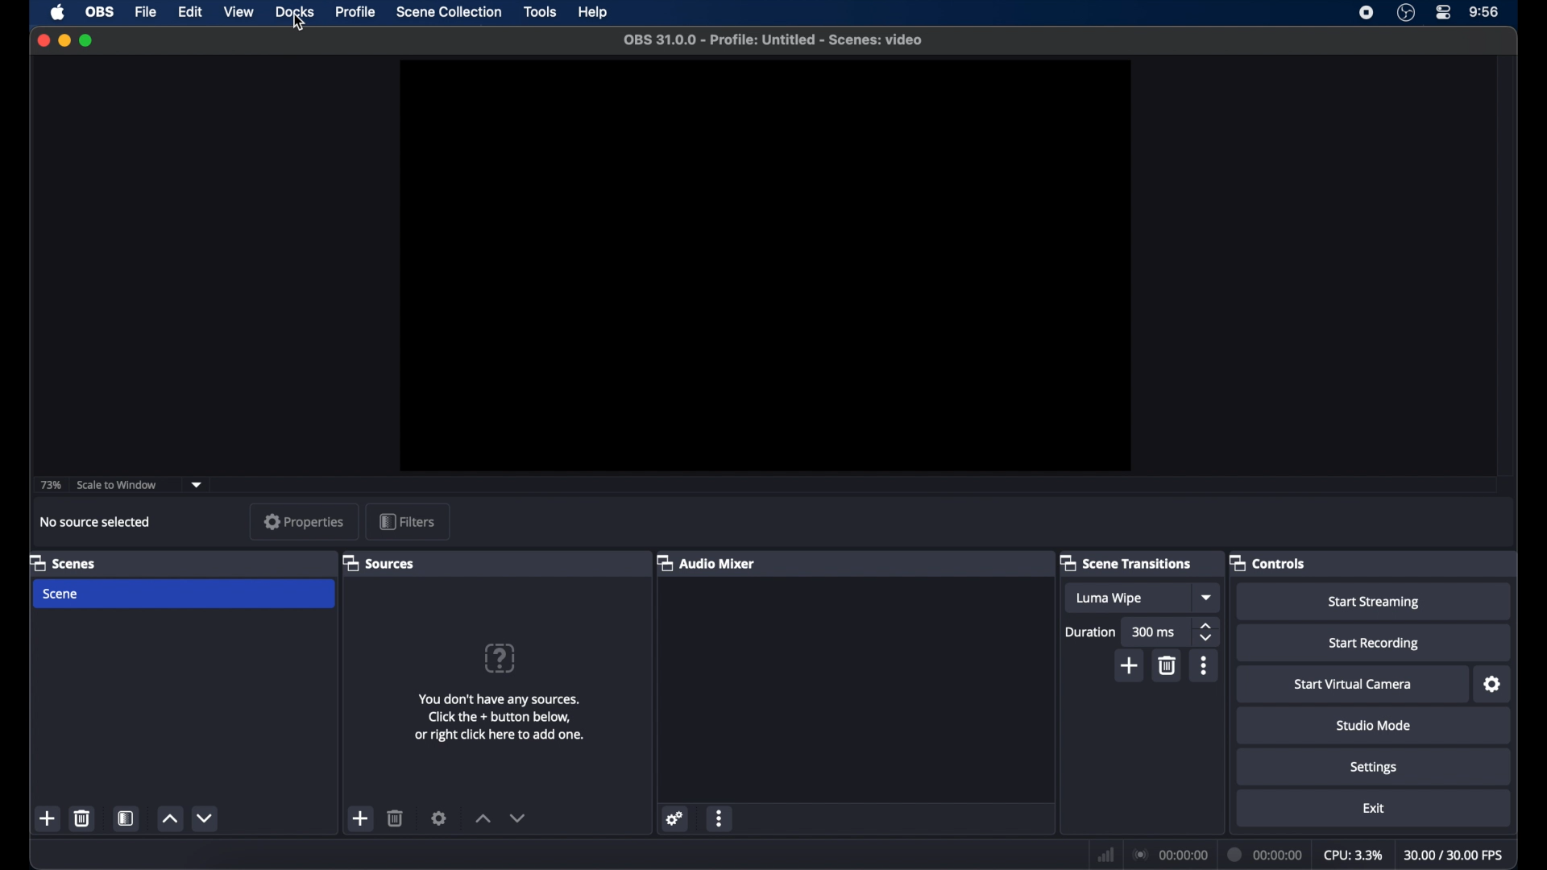  I want to click on 300 ms, so click(1155, 632).